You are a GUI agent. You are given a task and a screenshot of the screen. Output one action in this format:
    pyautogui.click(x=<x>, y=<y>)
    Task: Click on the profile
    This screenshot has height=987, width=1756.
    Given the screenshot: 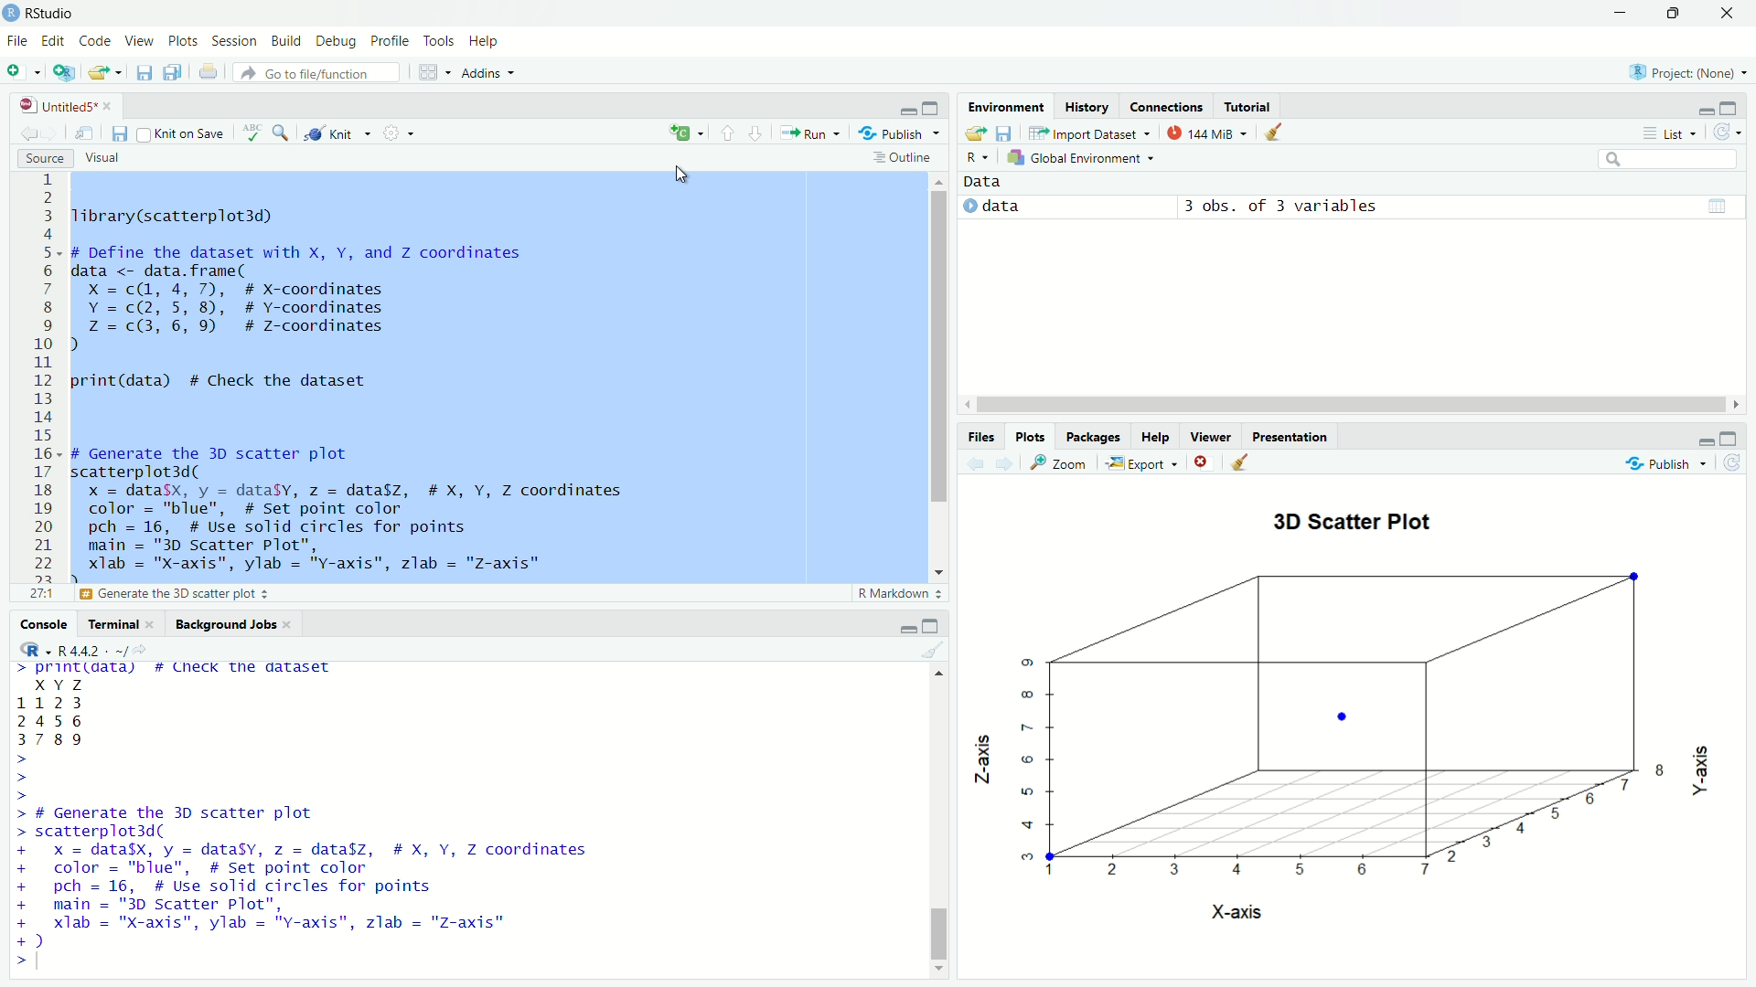 What is the action you would take?
    pyautogui.click(x=388, y=40)
    